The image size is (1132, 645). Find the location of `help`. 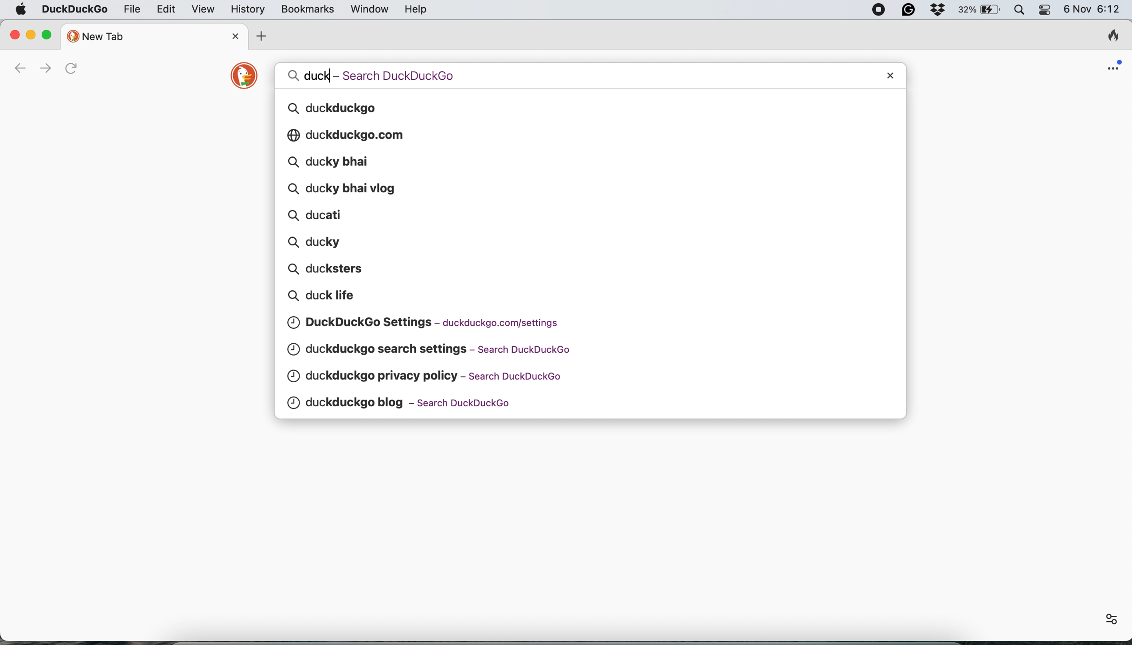

help is located at coordinates (418, 9).